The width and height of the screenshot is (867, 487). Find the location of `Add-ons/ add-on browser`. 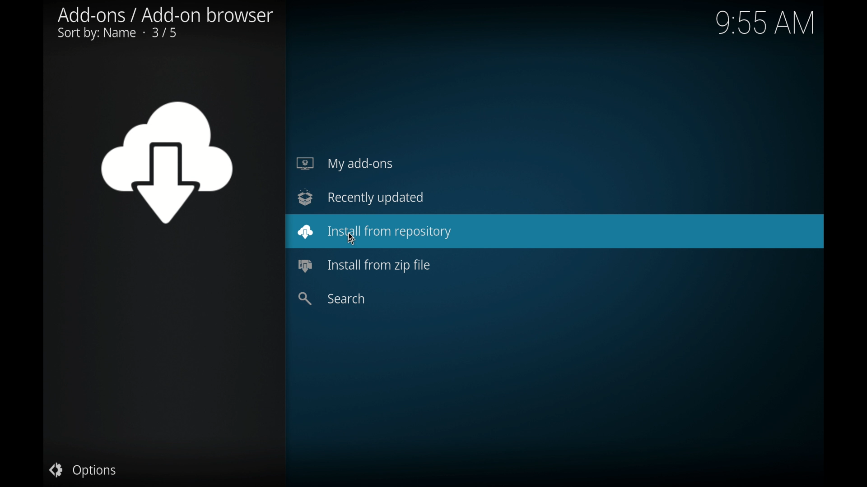

Add-ons/ add-on browser is located at coordinates (168, 14).